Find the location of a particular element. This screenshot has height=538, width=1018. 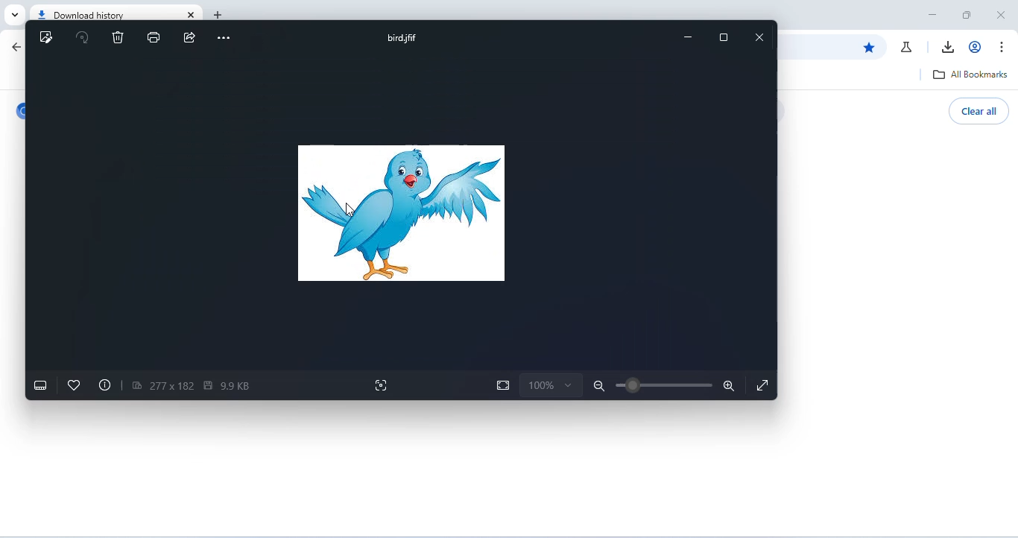

clear all is located at coordinates (980, 112).